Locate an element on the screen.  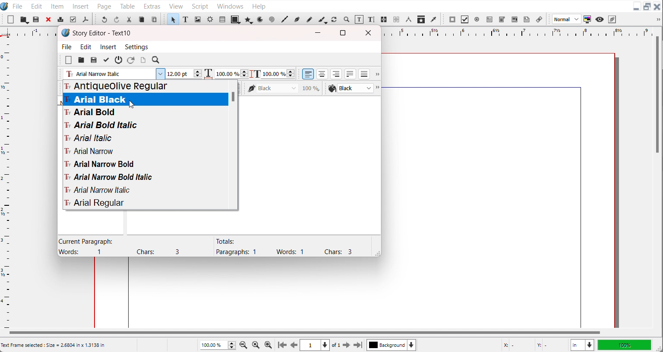
Minimize is located at coordinates (636, 7).